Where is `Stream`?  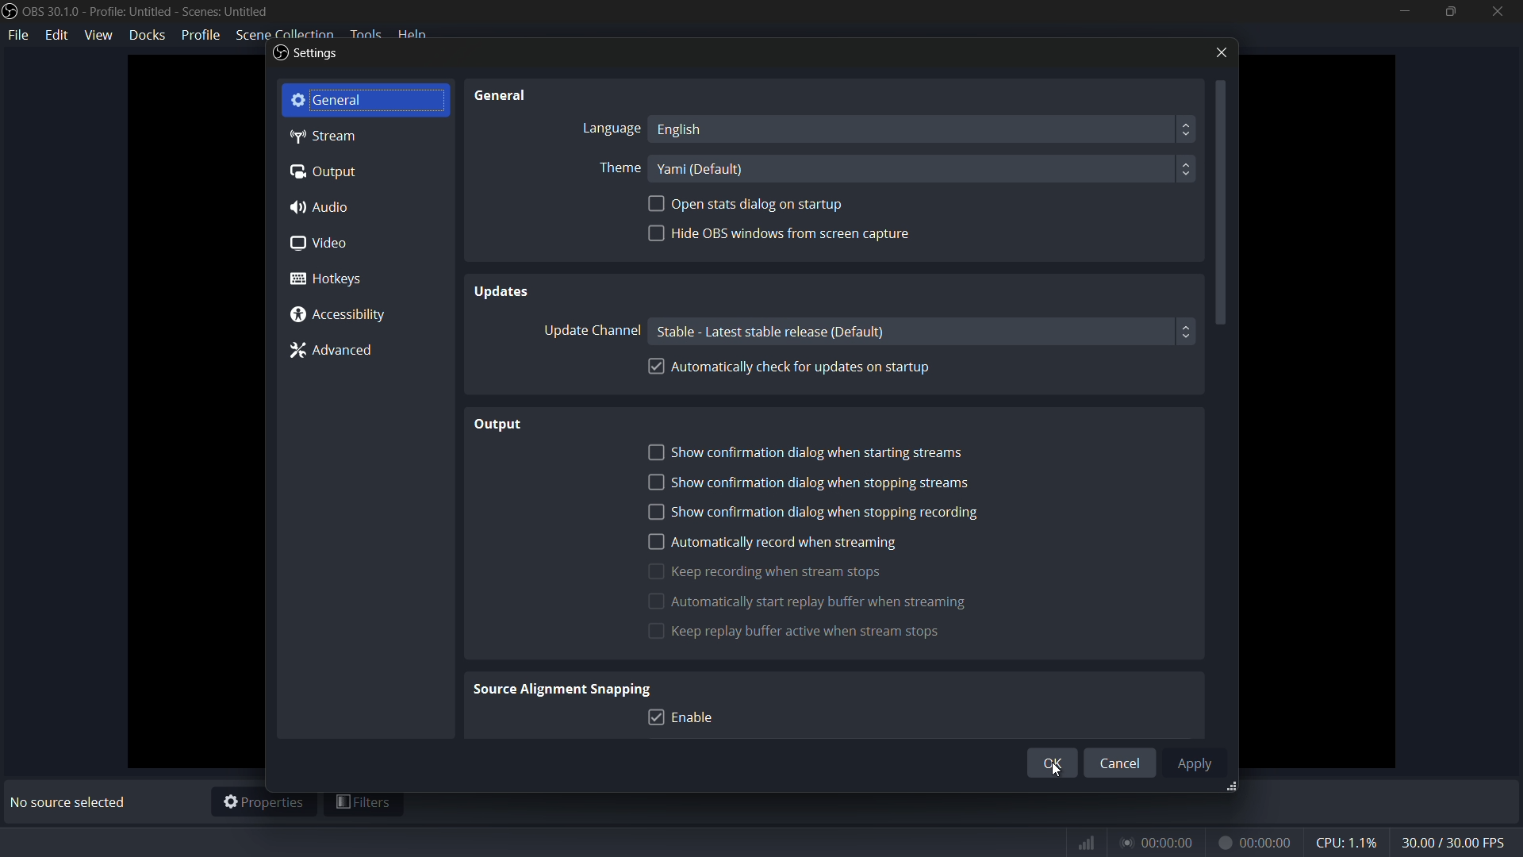
Stream is located at coordinates (337, 137).